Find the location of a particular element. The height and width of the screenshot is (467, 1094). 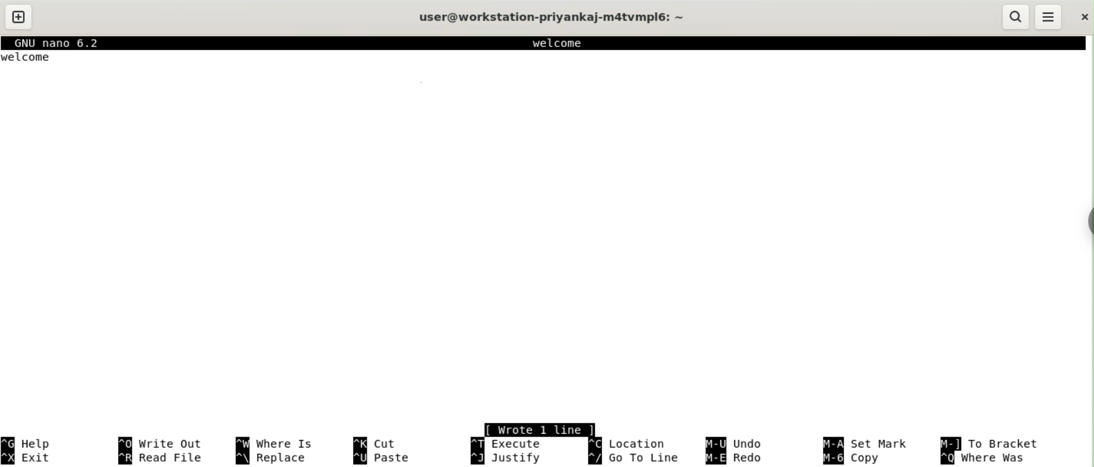

replace is located at coordinates (273, 459).